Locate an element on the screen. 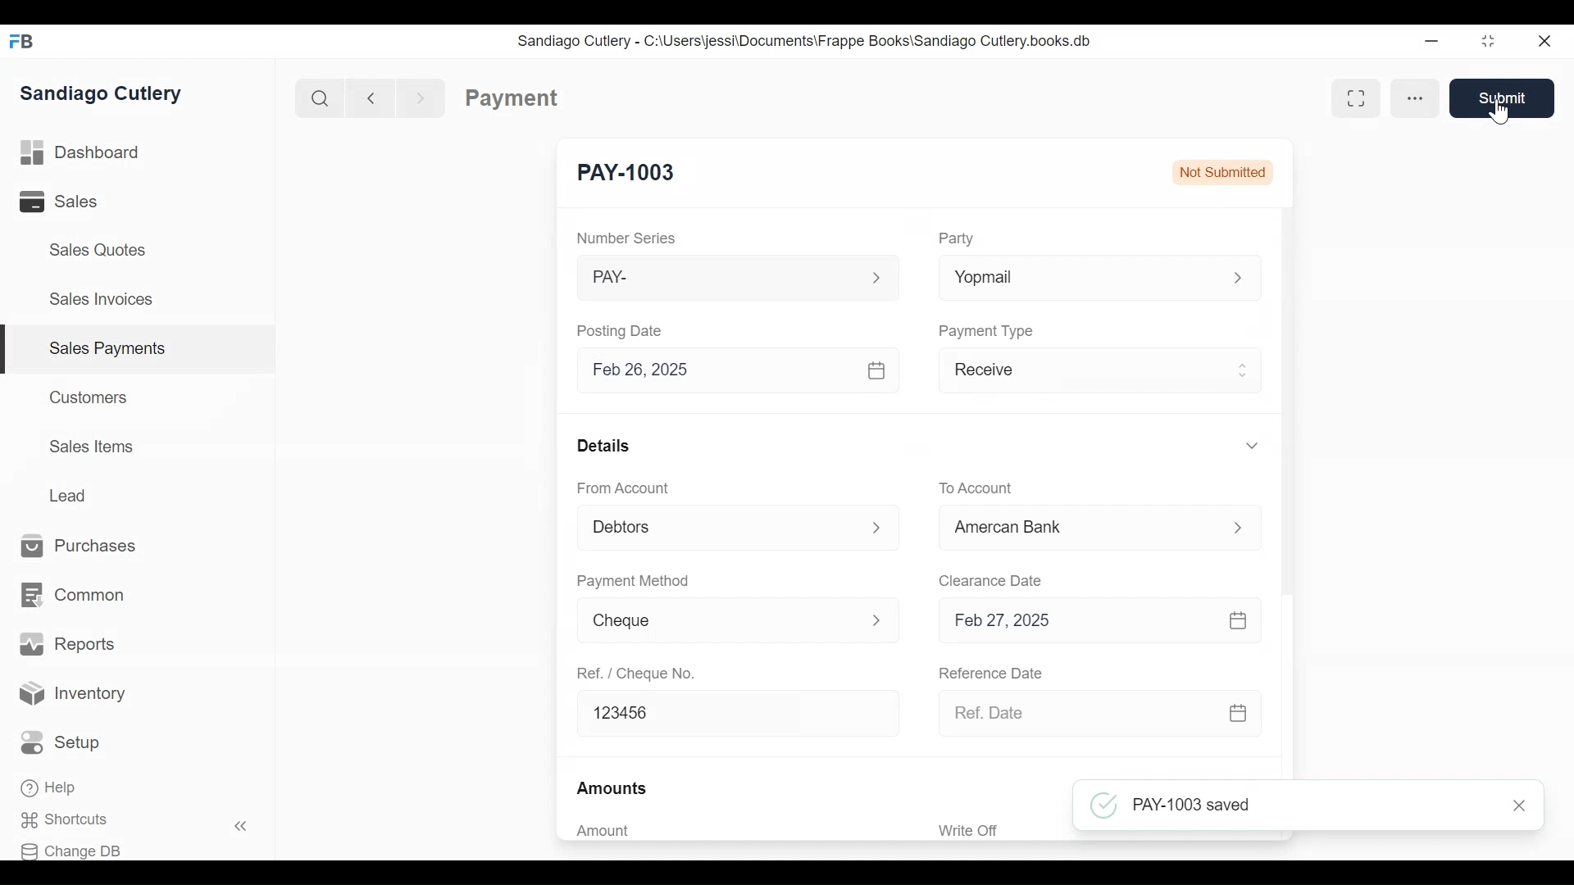 The width and height of the screenshot is (1574, 885). Search is located at coordinates (316, 98).